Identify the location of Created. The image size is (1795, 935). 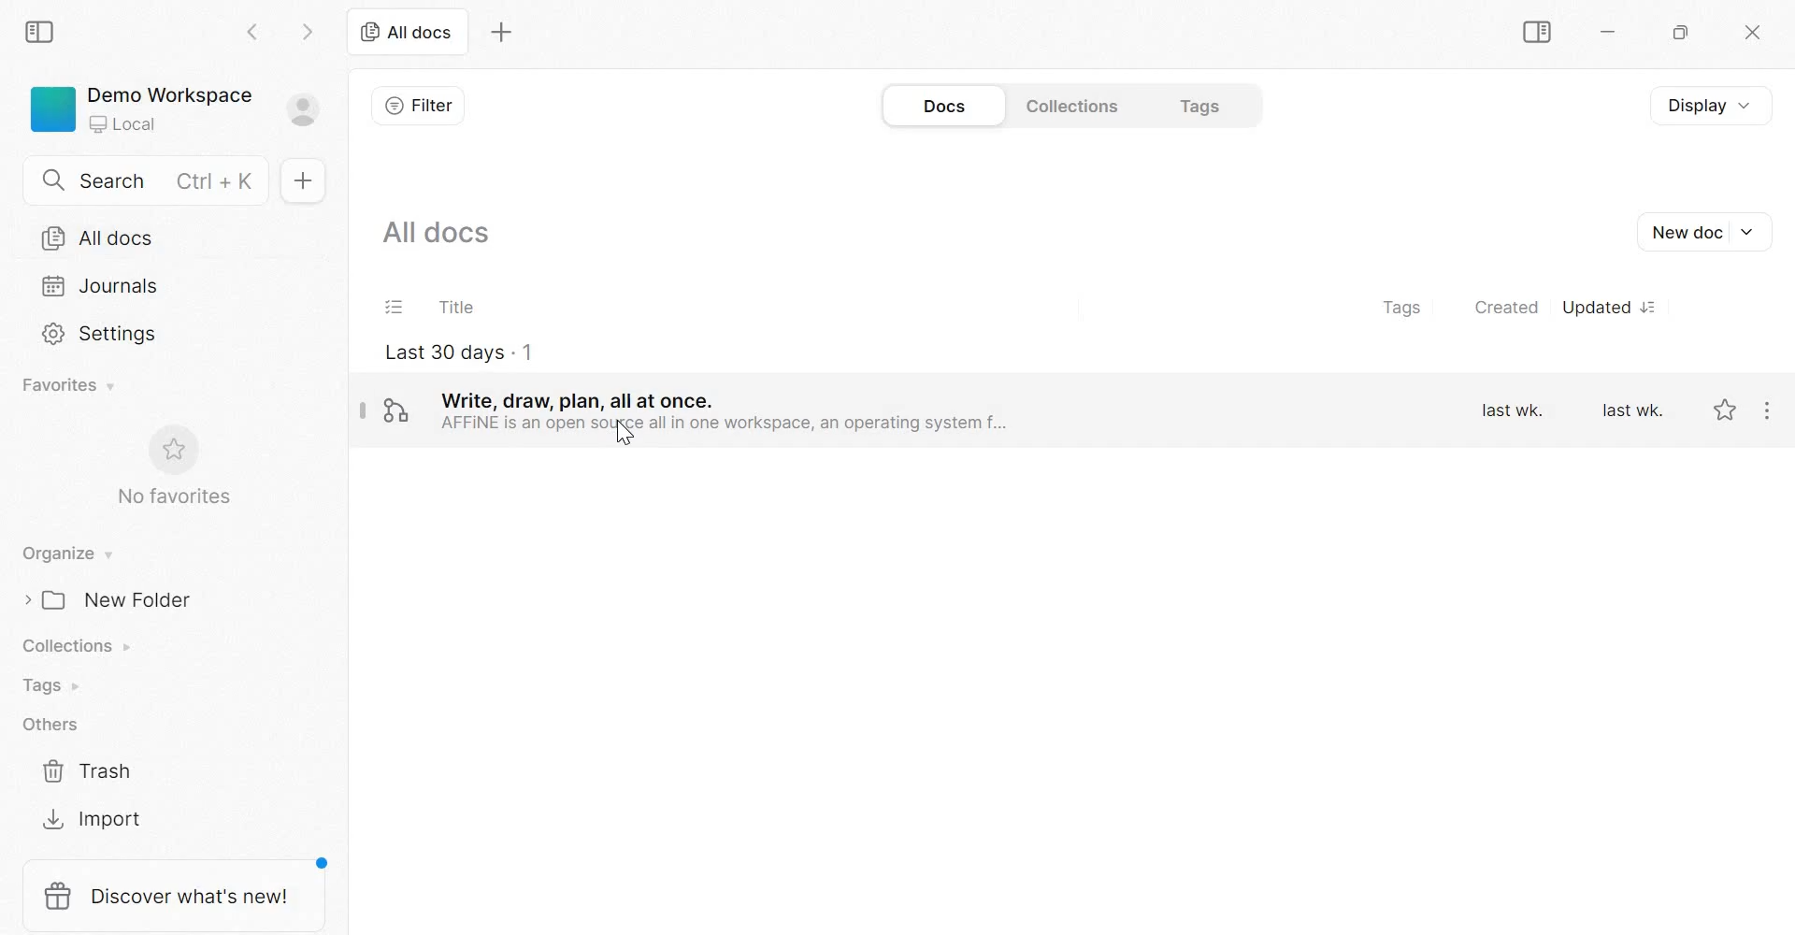
(1506, 308).